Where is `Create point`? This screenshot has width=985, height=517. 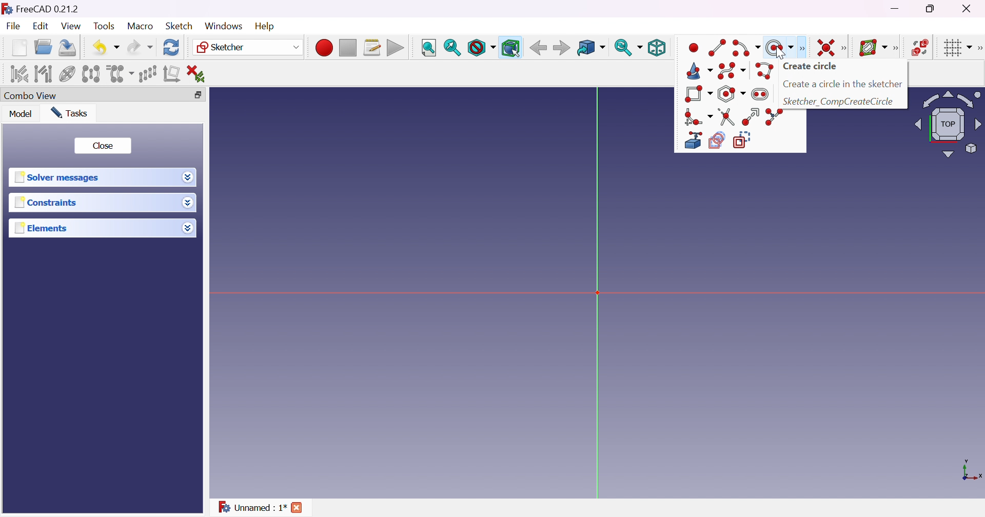
Create point is located at coordinates (694, 48).